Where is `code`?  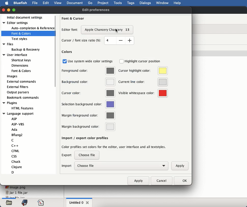 code is located at coordinates (41, 203).